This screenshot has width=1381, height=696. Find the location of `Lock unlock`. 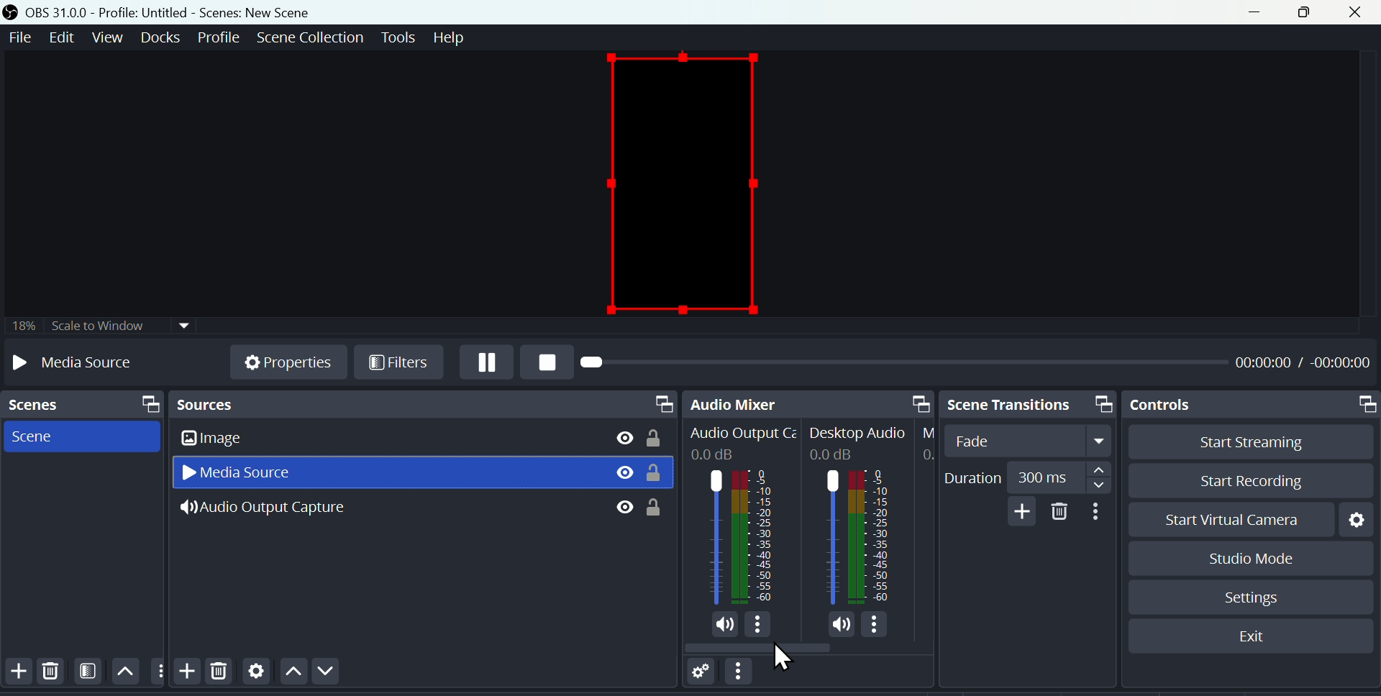

Lock unlock is located at coordinates (659, 475).